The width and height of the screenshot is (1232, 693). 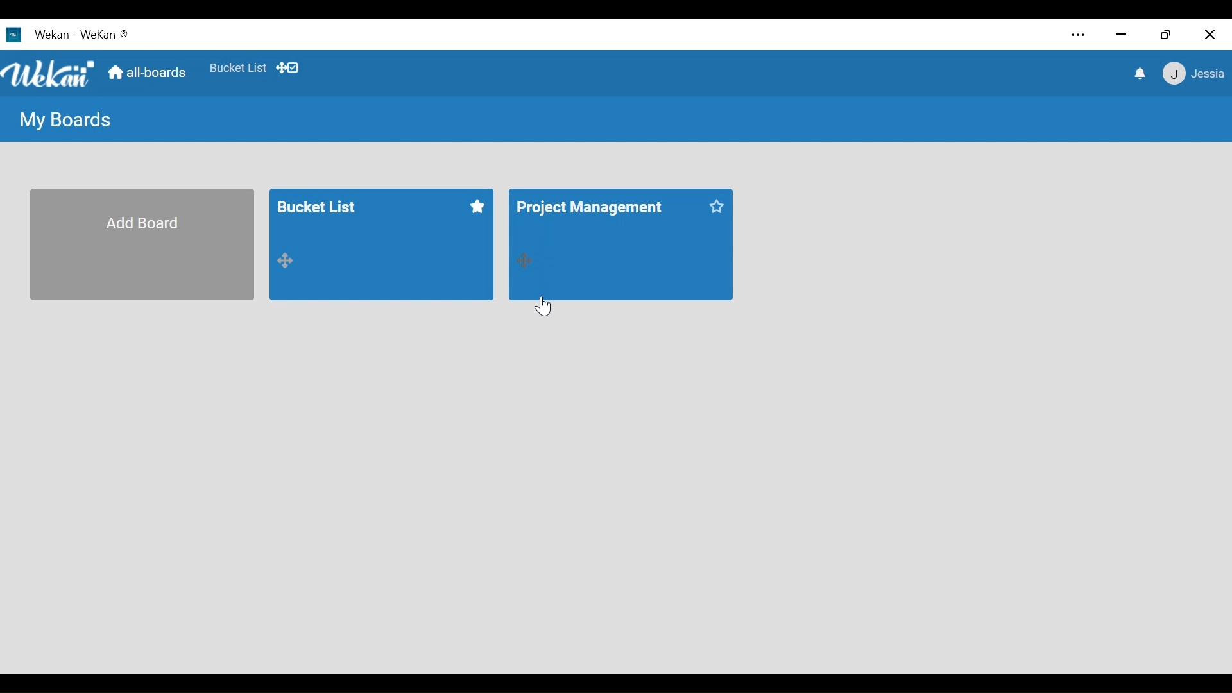 I want to click on Click to star this board, so click(x=717, y=206).